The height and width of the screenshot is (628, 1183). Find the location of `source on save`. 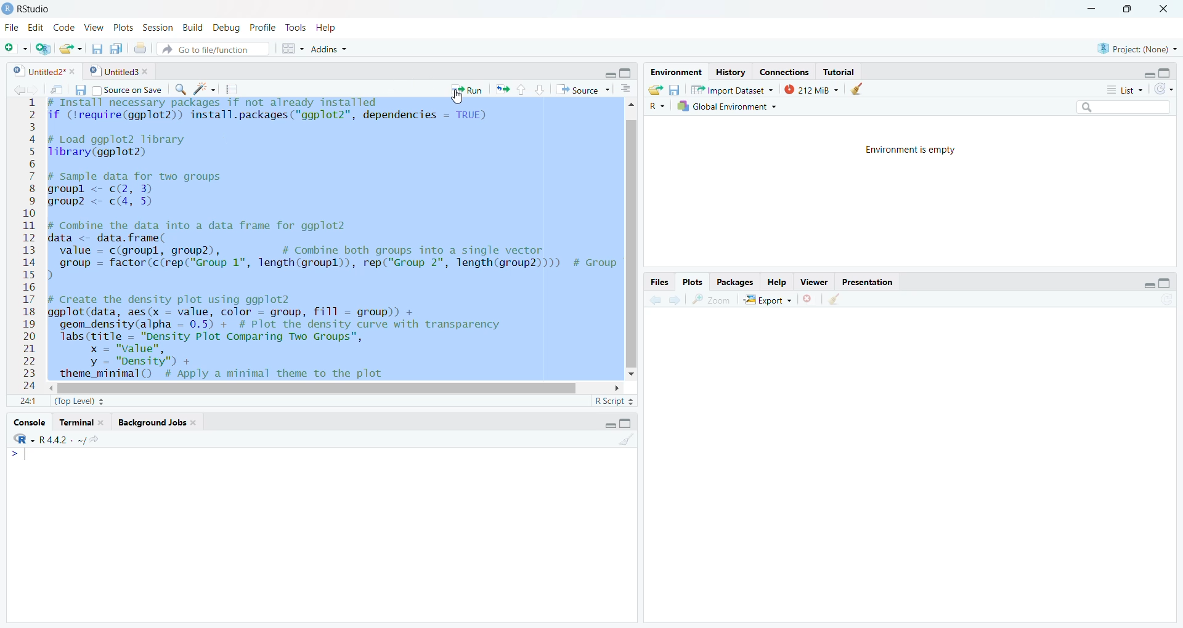

source on save is located at coordinates (128, 90).